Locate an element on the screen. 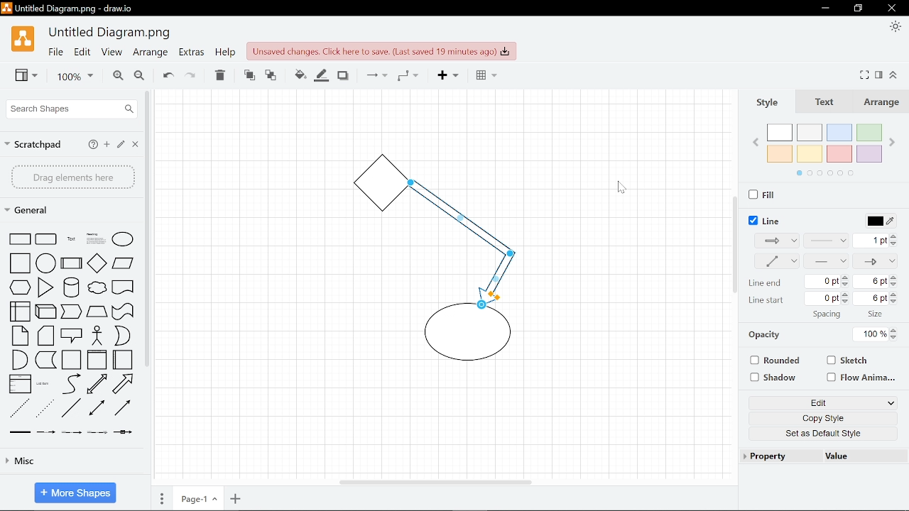 Image resolution: width=909 pixels, height=511 pixels. Misc is located at coordinates (72, 463).